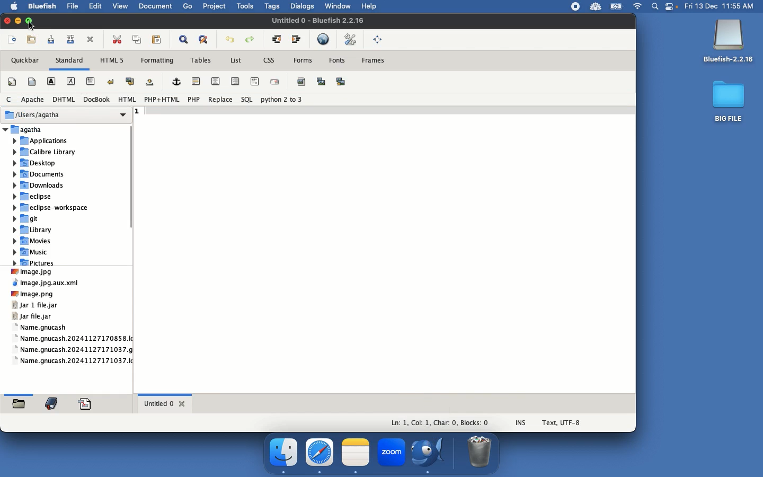 Image resolution: width=763 pixels, height=477 pixels. What do you see at coordinates (40, 185) in the screenshot?
I see `downloads` at bounding box center [40, 185].